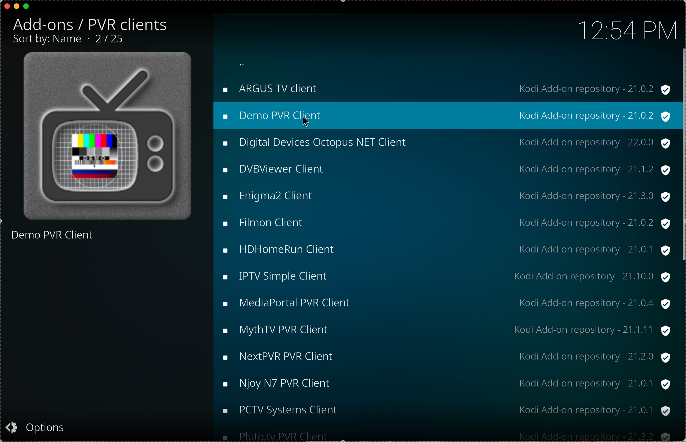 The height and width of the screenshot is (442, 686). What do you see at coordinates (306, 121) in the screenshot?
I see `Cursor` at bounding box center [306, 121].